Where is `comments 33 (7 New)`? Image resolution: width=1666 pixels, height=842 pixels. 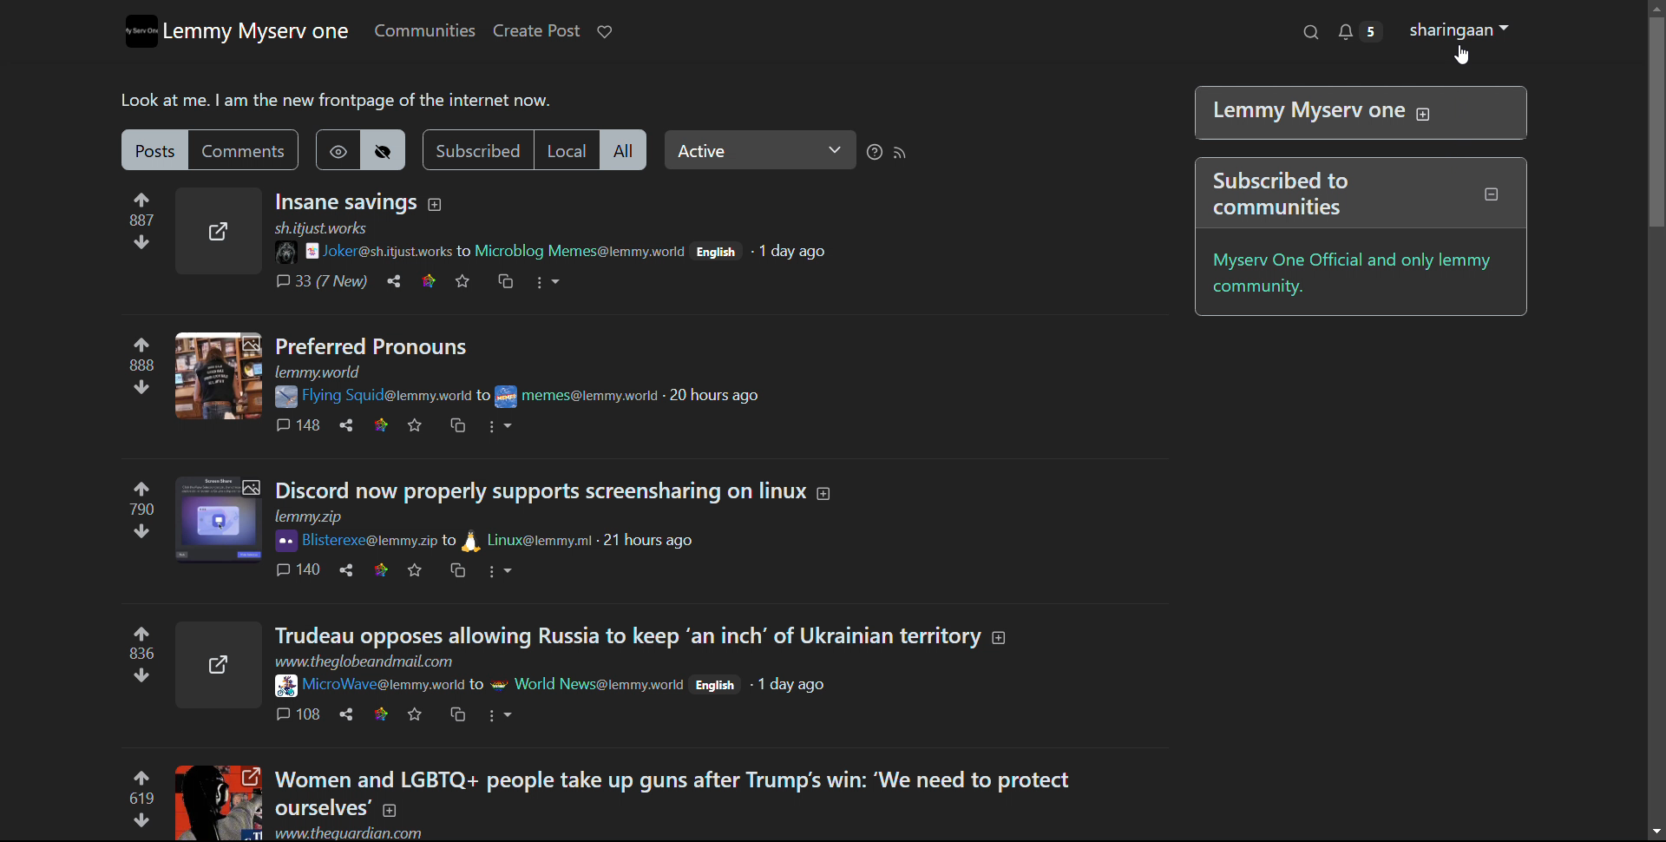
comments 33 (7 New) is located at coordinates (320, 281).